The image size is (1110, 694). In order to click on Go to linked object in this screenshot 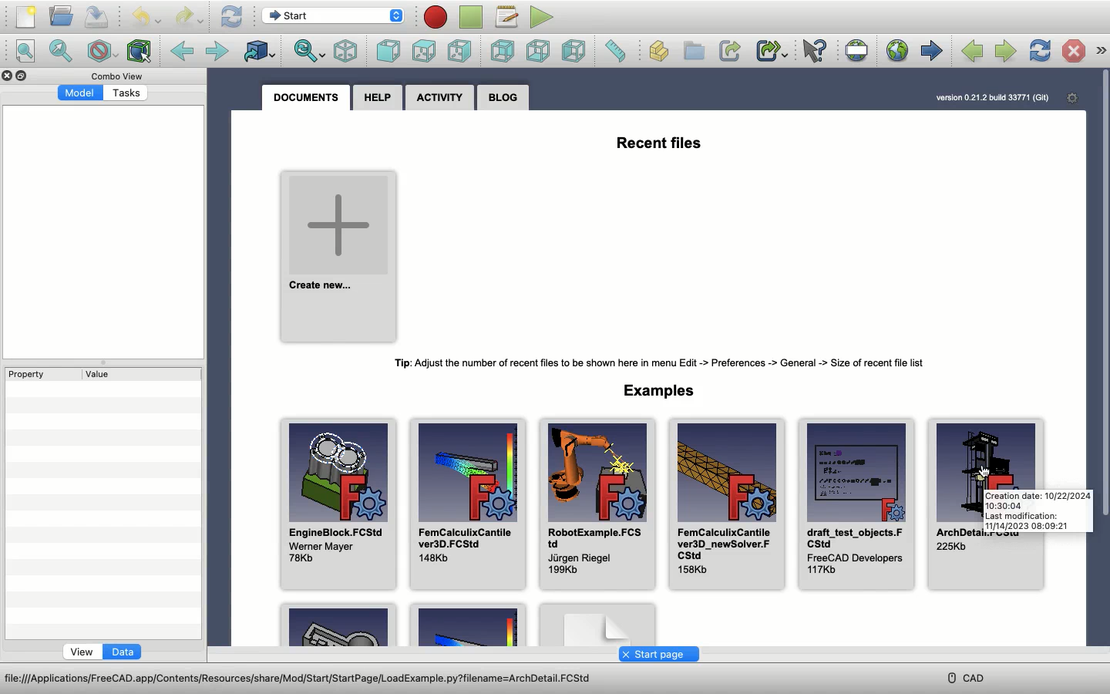, I will do `click(259, 49)`.